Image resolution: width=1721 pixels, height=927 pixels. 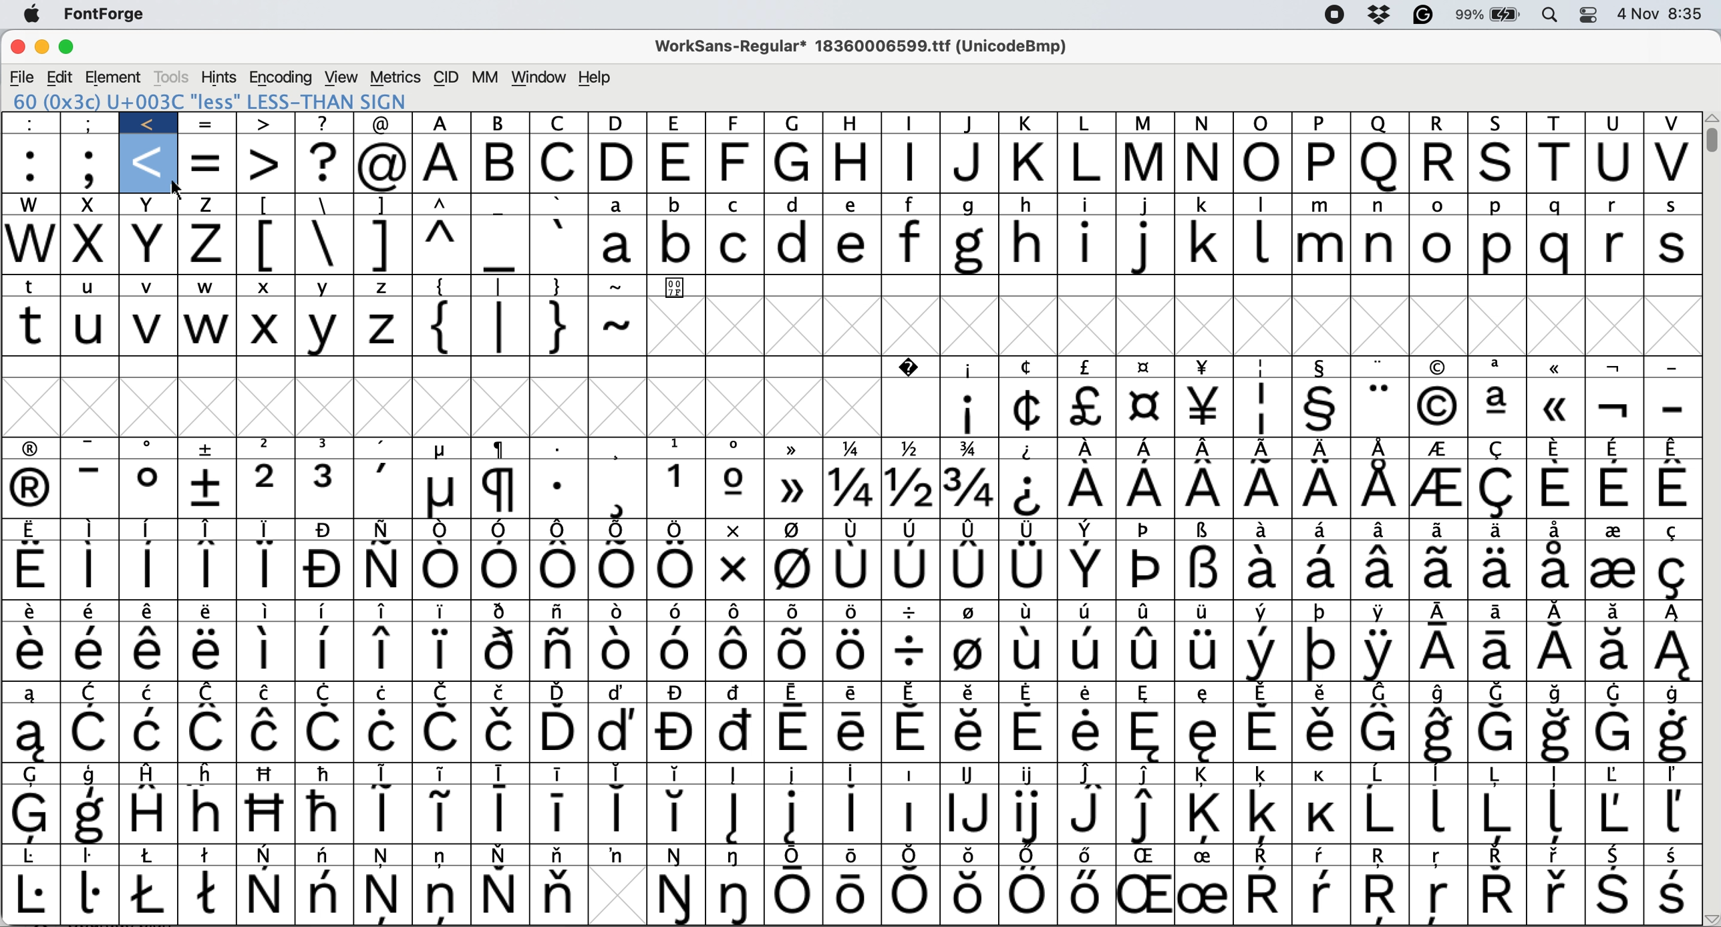 I want to click on Symbol, so click(x=33, y=775).